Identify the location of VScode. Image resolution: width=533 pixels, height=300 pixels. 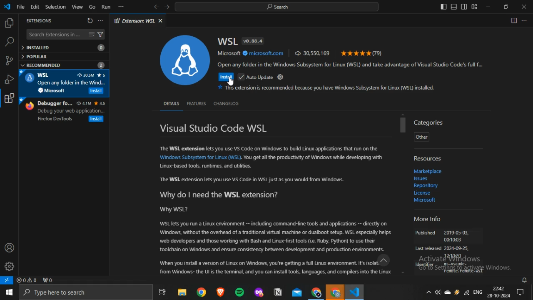
(354, 292).